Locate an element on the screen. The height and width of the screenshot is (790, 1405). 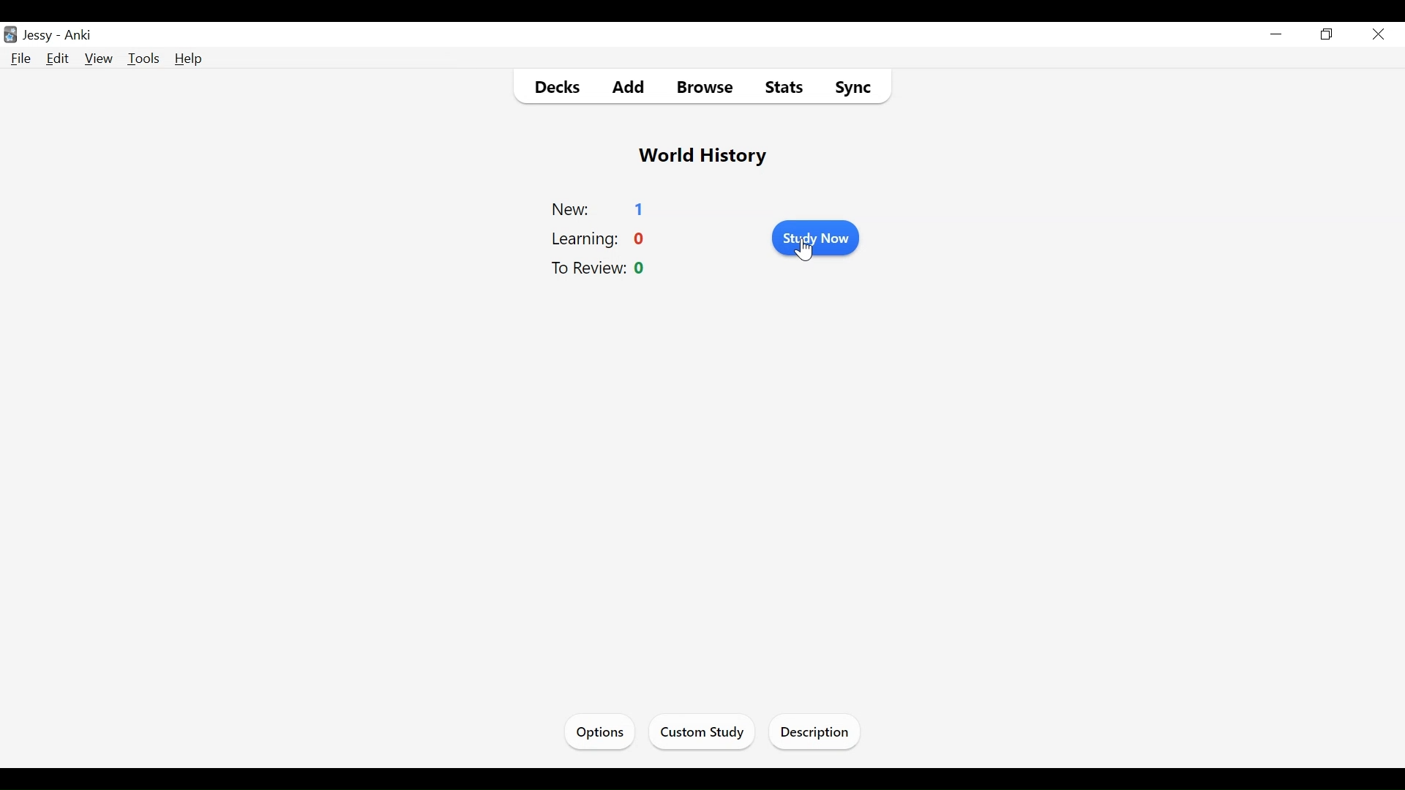
To Review: 0 is located at coordinates (602, 269).